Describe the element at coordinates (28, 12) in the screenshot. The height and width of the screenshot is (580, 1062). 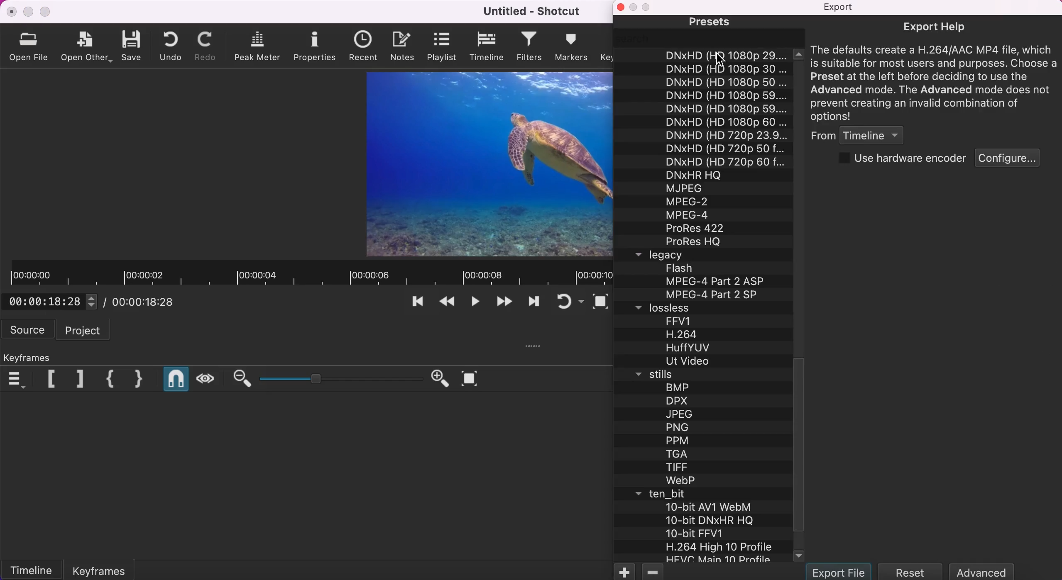
I see `minimize Shotcut` at that location.